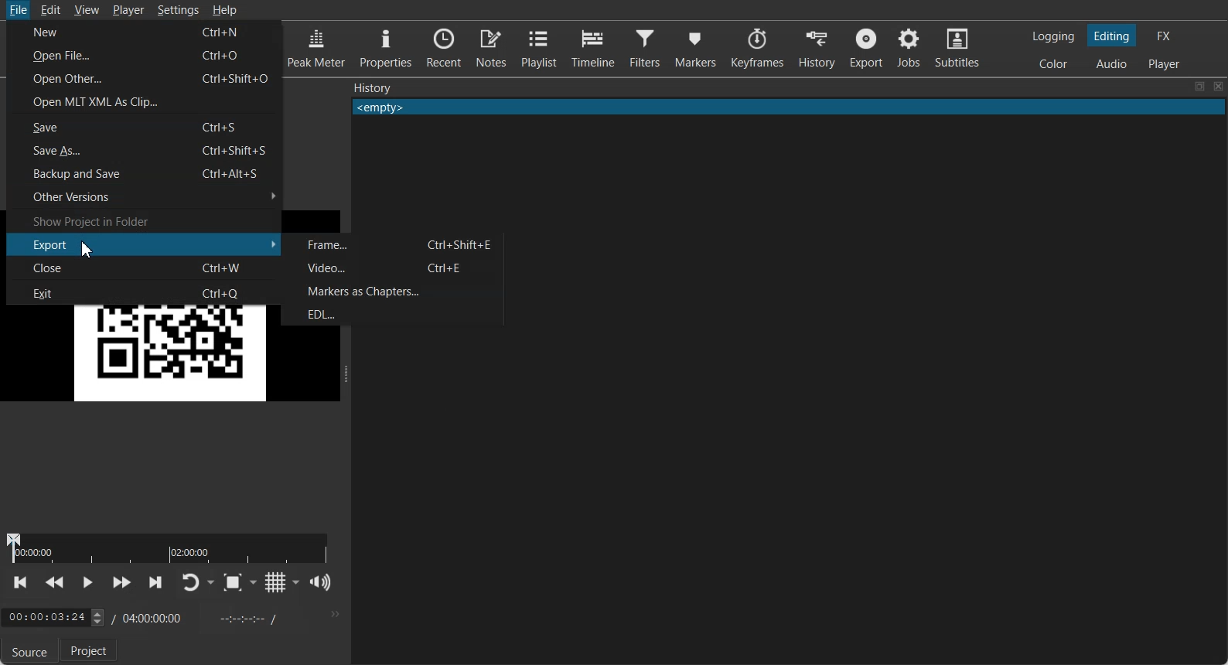  I want to click on In point, so click(245, 618).